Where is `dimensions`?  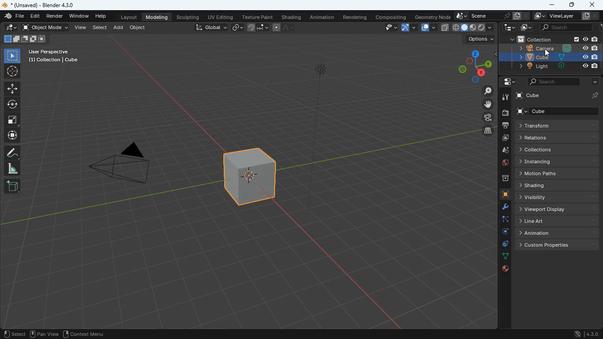
dimensions is located at coordinates (471, 66).